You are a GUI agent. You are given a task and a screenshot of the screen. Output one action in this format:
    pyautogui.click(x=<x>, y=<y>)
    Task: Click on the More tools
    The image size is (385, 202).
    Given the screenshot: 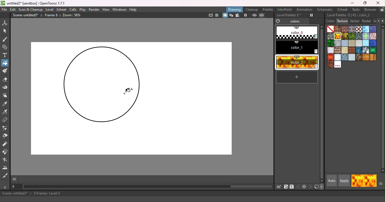 What is the action you would take?
    pyautogui.click(x=6, y=187)
    